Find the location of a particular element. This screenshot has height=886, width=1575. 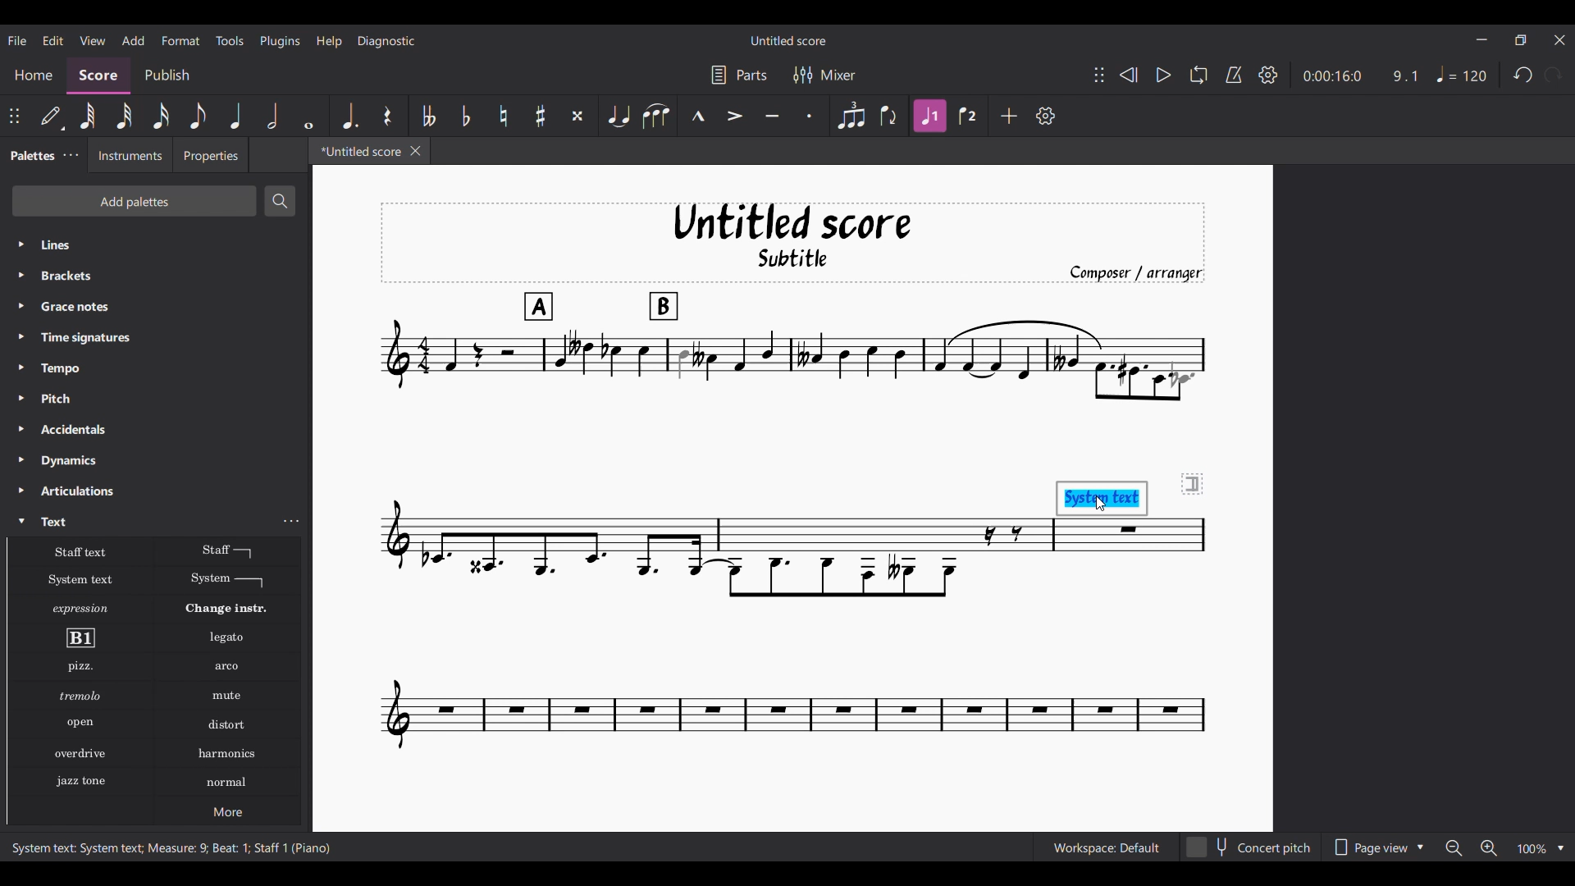

Toggle double sharp is located at coordinates (577, 116).